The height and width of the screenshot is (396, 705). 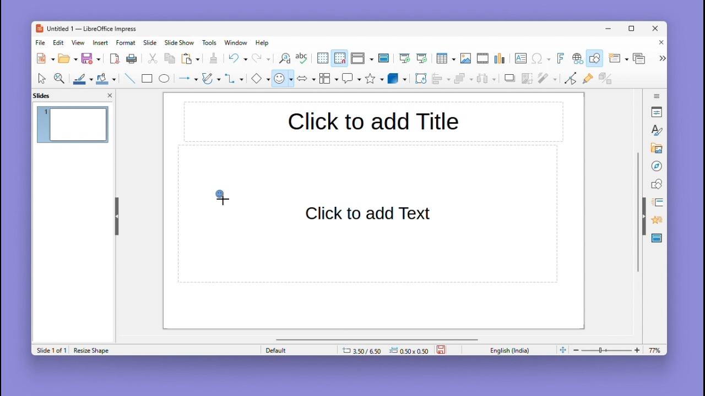 I want to click on Slides, so click(x=47, y=95).